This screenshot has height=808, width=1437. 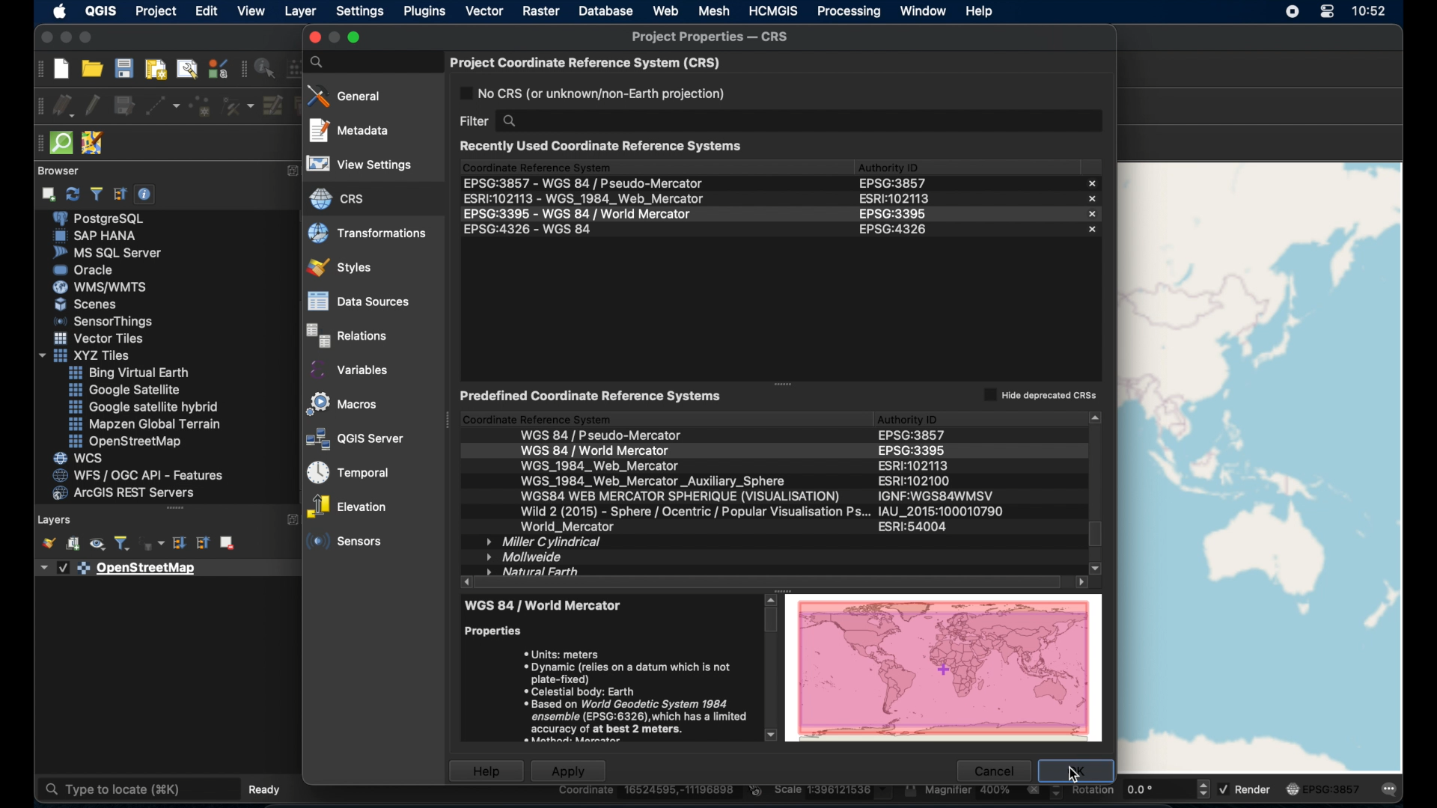 What do you see at coordinates (1075, 775) in the screenshot?
I see `cursor` at bounding box center [1075, 775].